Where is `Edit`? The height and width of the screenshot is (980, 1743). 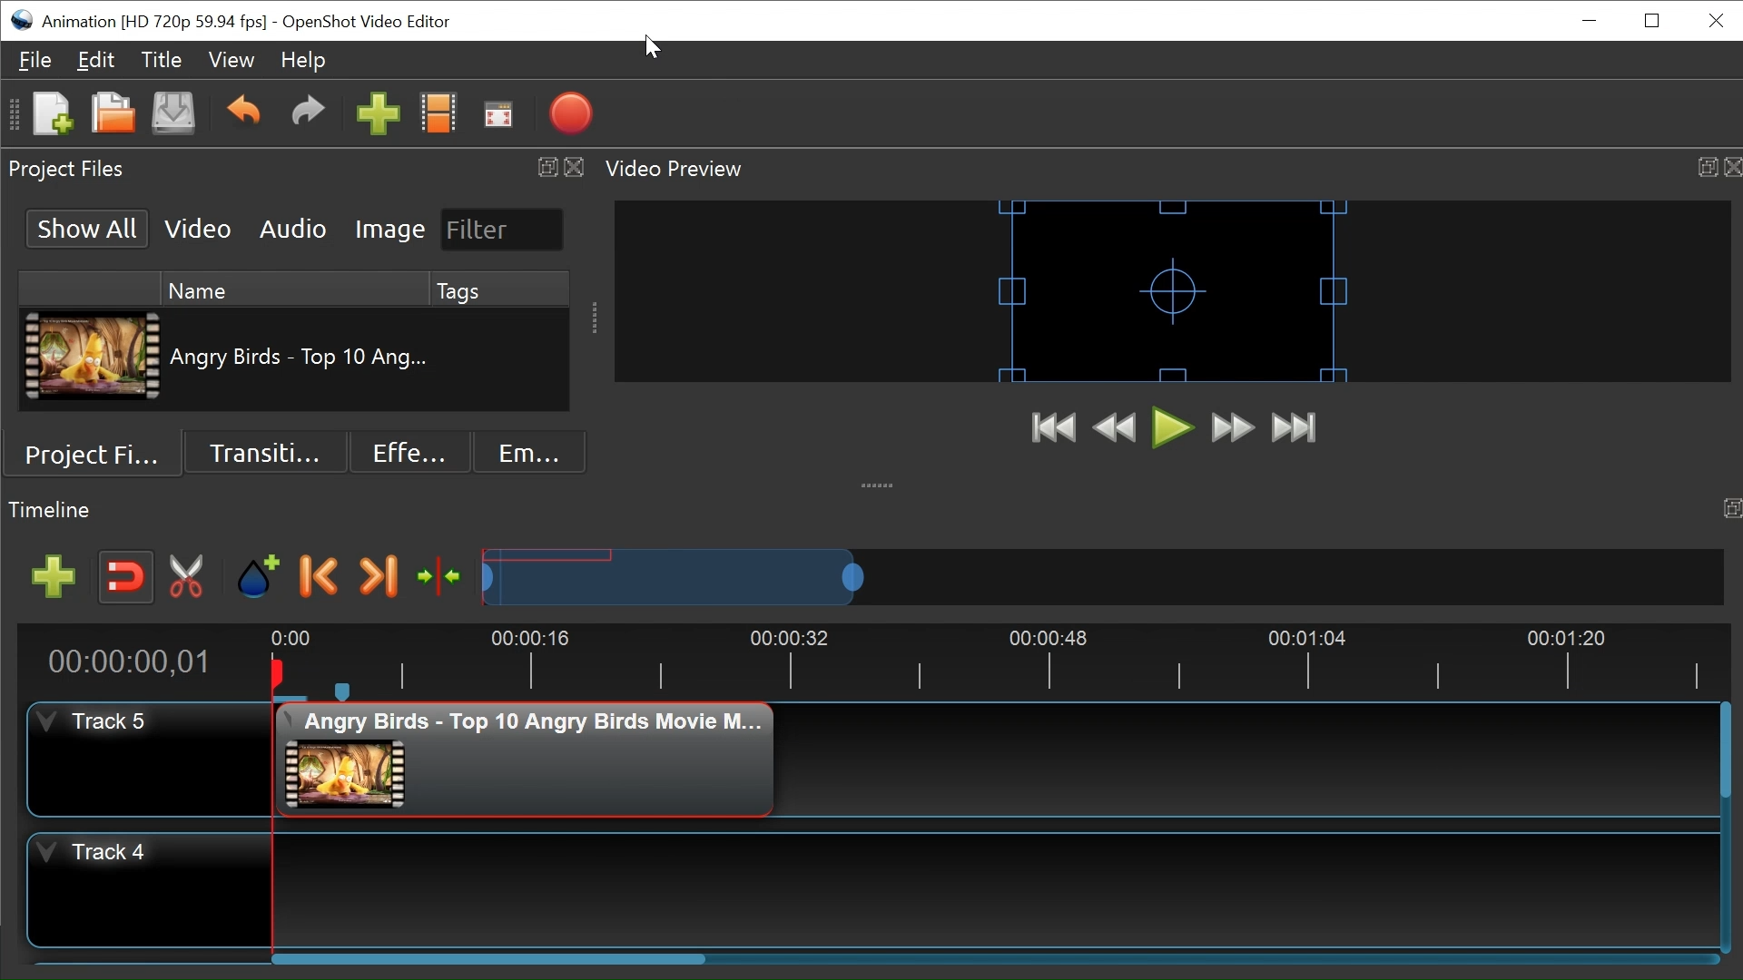 Edit is located at coordinates (95, 60).